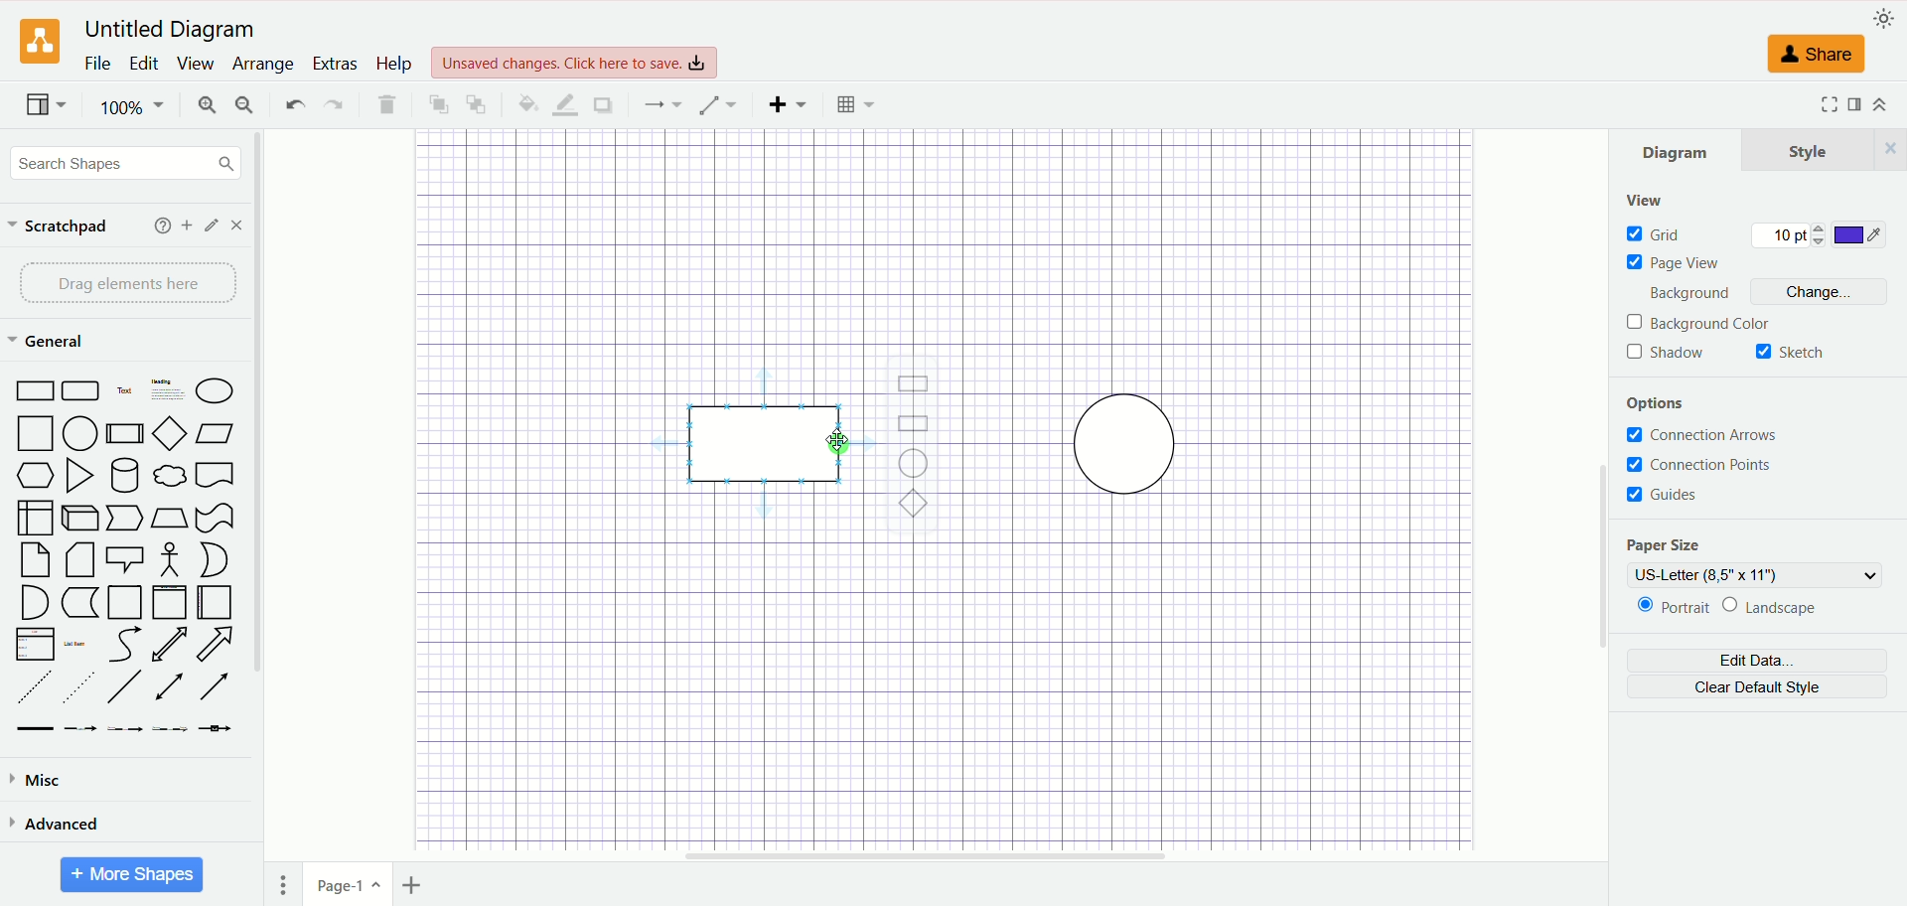 Image resolution: width=1907 pixels, height=906 pixels. I want to click on 100%, so click(133, 106).